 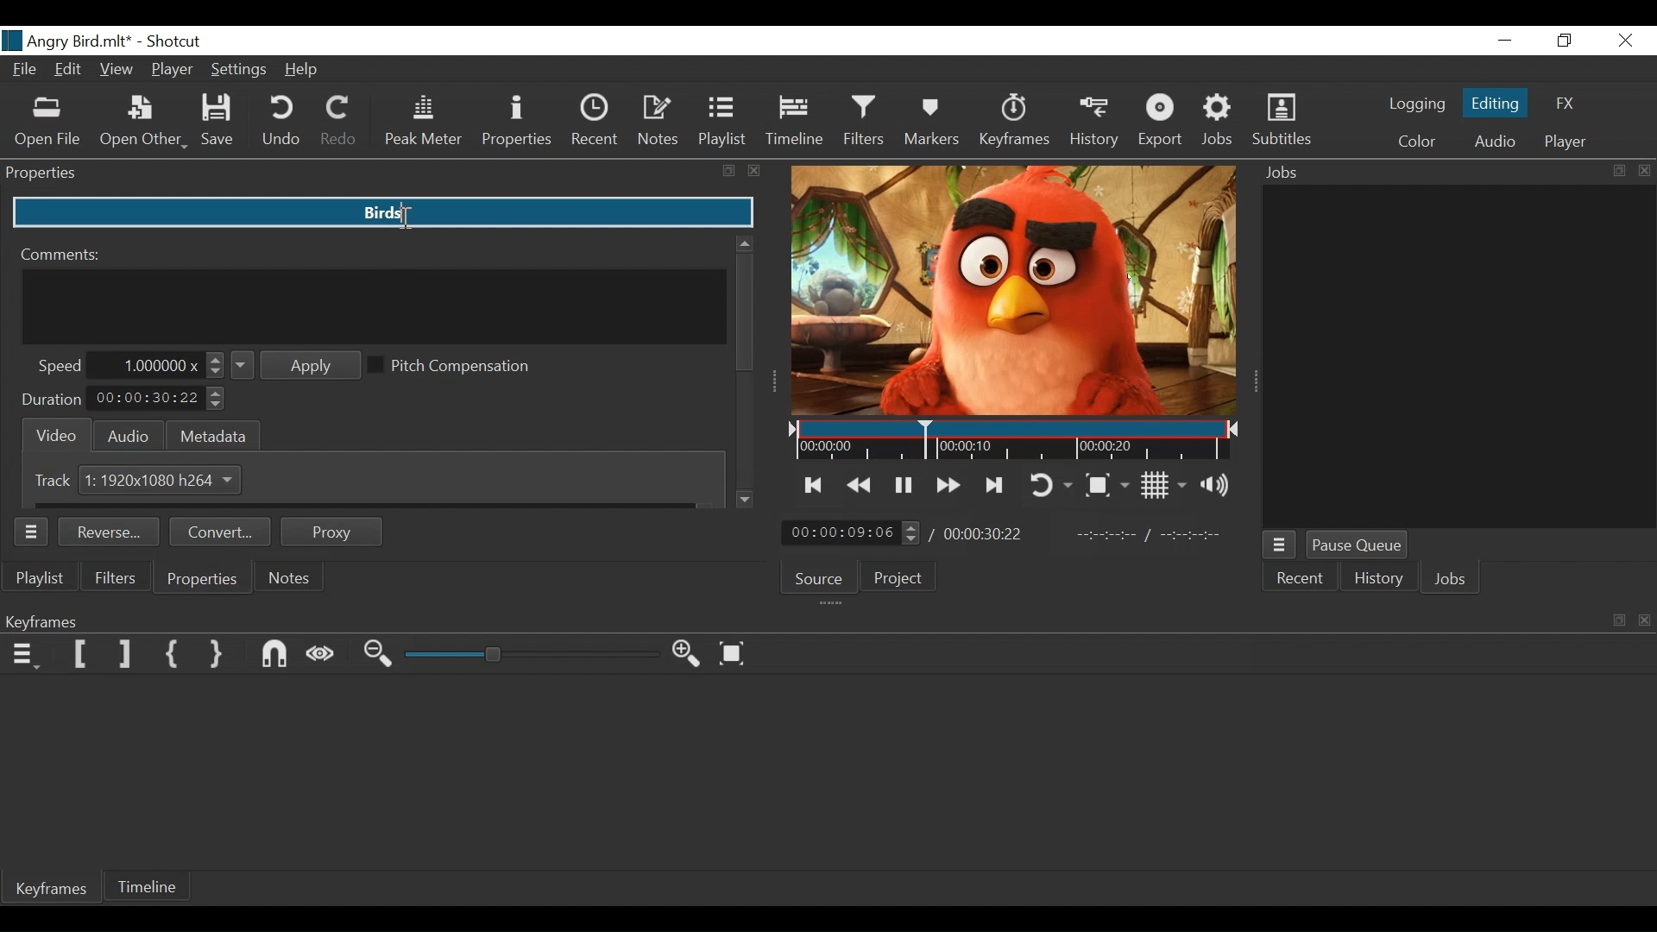 I want to click on , so click(x=814, y=576).